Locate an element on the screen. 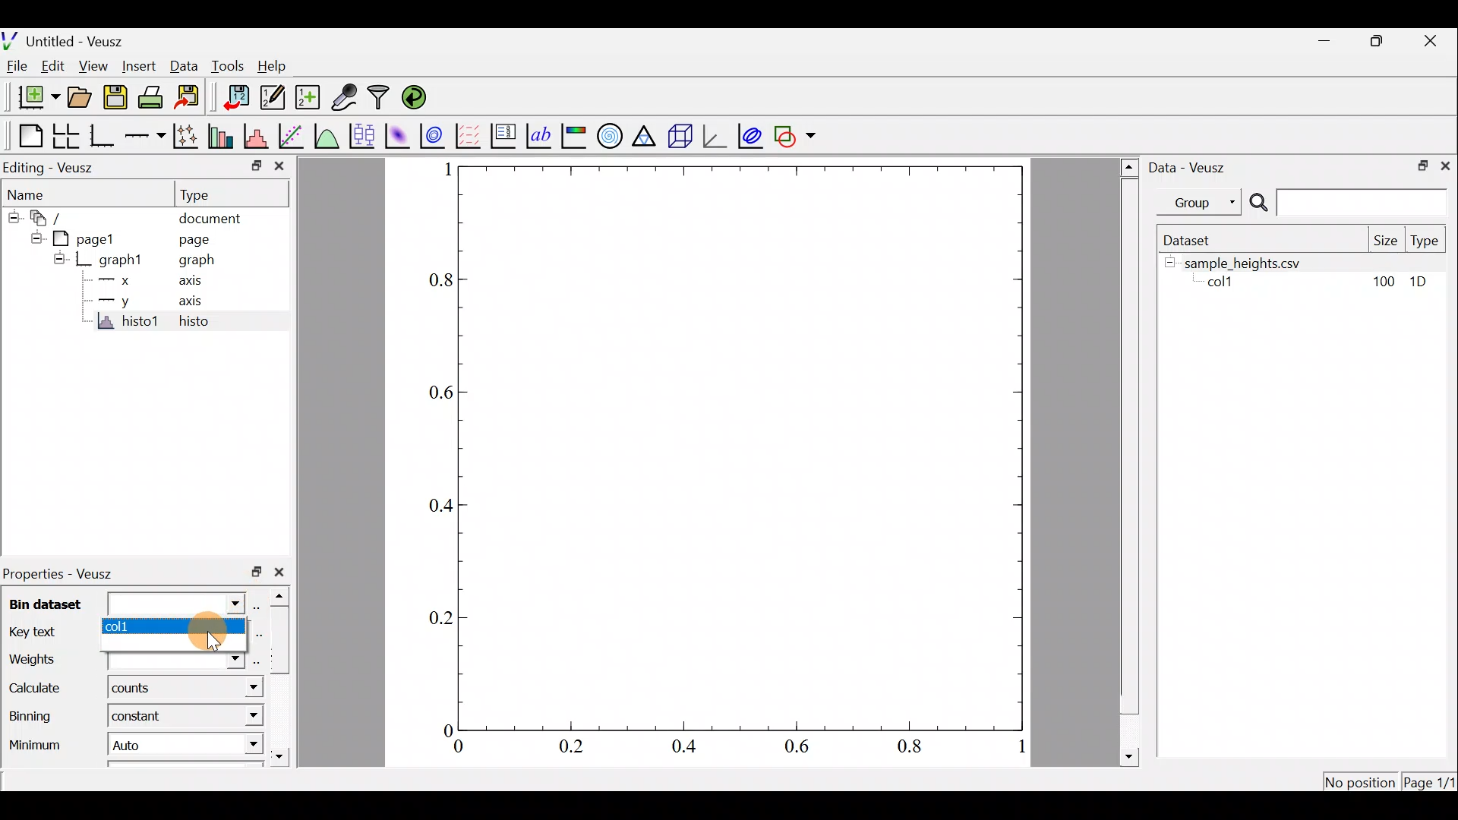  minimum dropdown is located at coordinates (236, 746).